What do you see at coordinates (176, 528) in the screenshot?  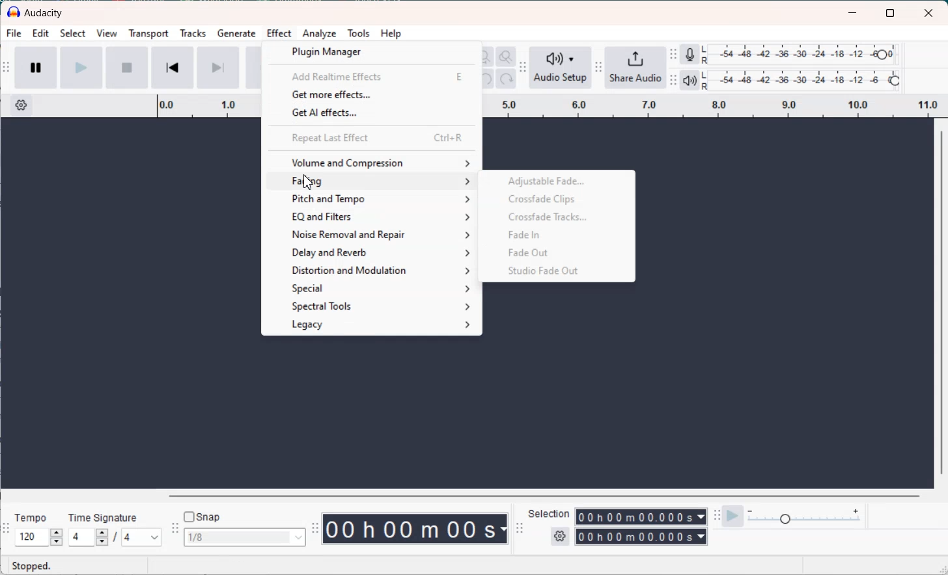 I see `Audacity snapping toolbar` at bounding box center [176, 528].